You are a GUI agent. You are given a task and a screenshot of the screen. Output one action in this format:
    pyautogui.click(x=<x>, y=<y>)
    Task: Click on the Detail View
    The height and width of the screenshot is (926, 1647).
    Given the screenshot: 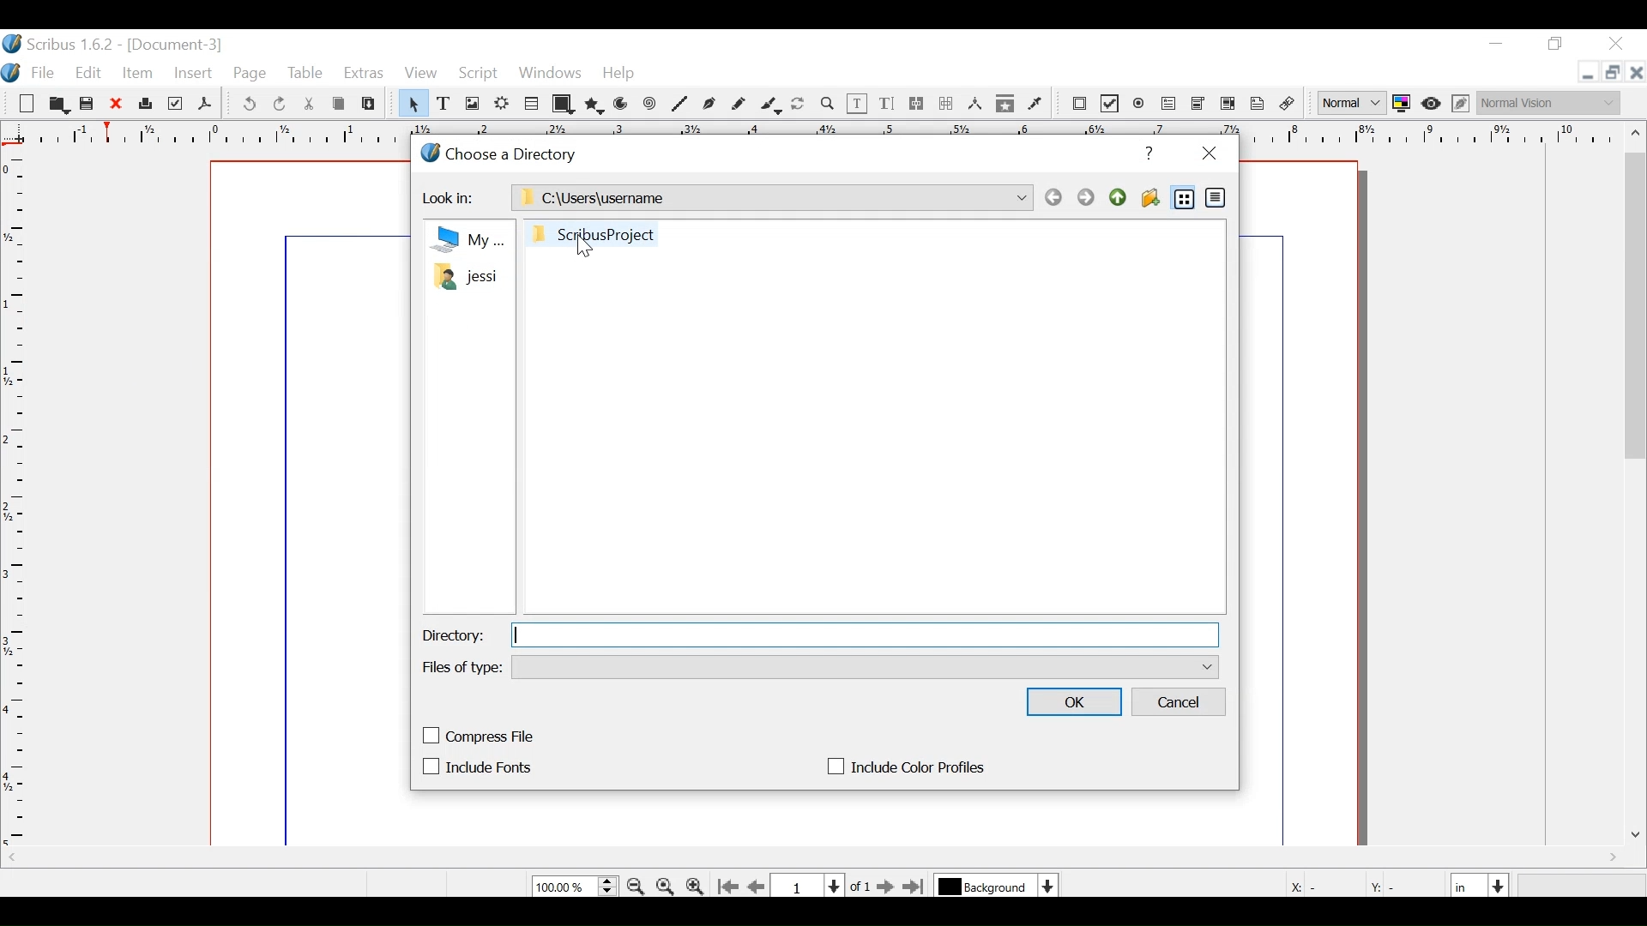 What is the action you would take?
    pyautogui.click(x=1217, y=197)
    